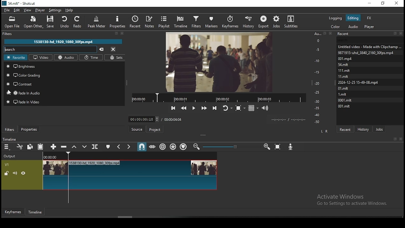 The height and width of the screenshot is (228, 405). What do you see at coordinates (78, 22) in the screenshot?
I see `redo` at bounding box center [78, 22].